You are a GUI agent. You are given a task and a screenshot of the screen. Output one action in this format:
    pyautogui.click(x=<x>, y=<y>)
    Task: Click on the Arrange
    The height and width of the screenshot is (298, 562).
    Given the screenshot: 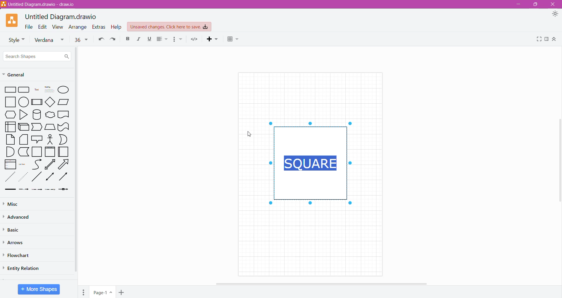 What is the action you would take?
    pyautogui.click(x=78, y=27)
    